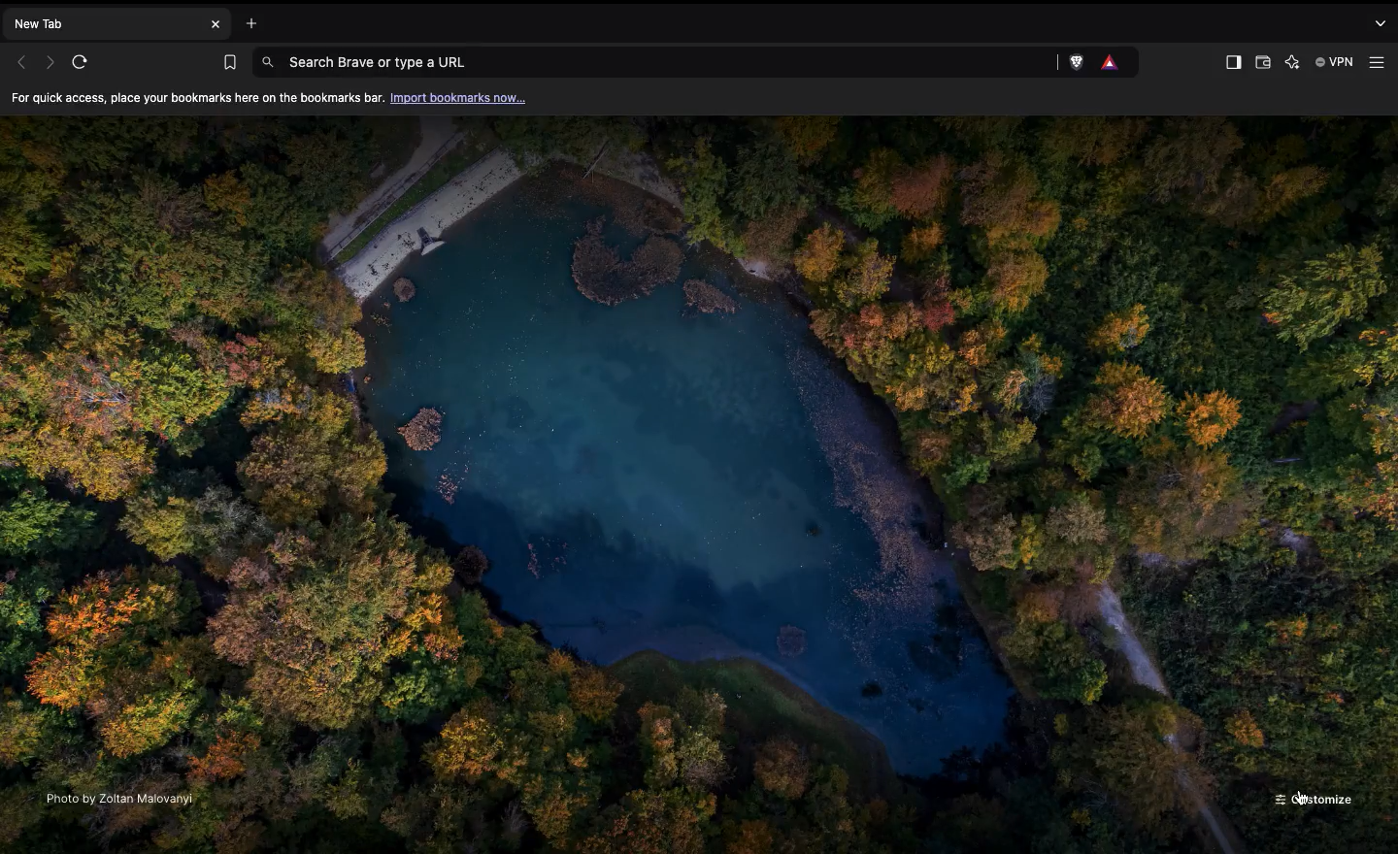 Image resolution: width=1398 pixels, height=854 pixels. Describe the element at coordinates (1231, 63) in the screenshot. I see `Show Sidebar` at that location.